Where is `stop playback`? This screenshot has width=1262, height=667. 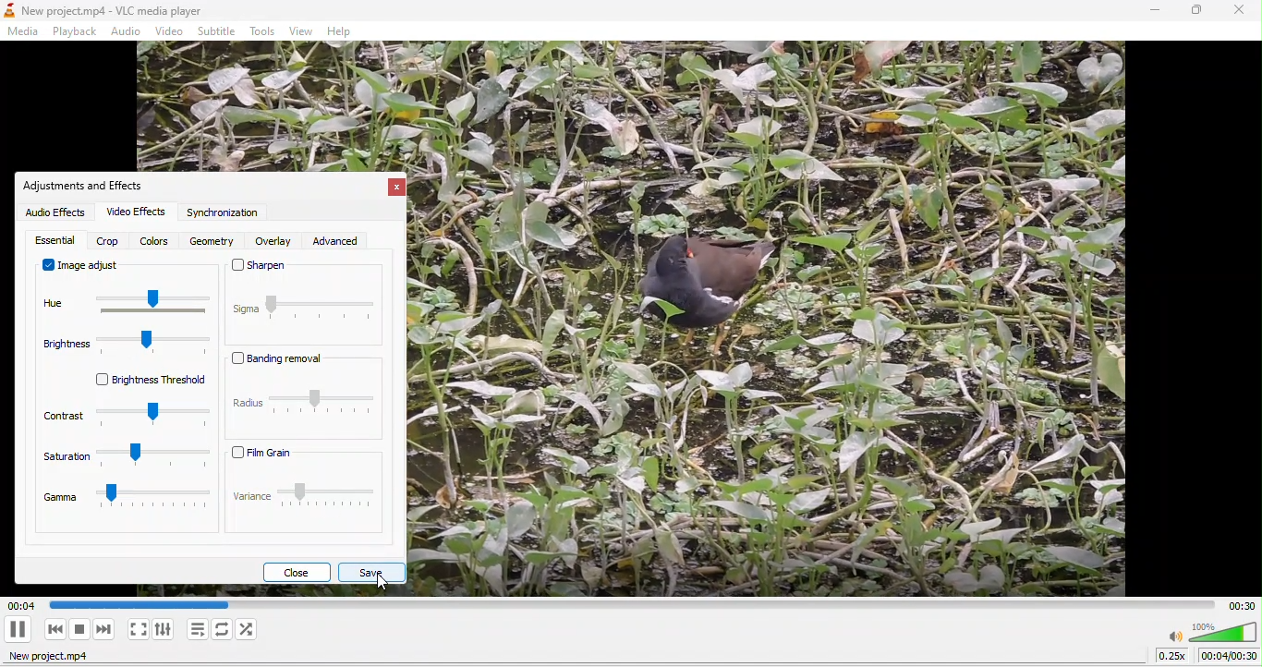
stop playback is located at coordinates (81, 633).